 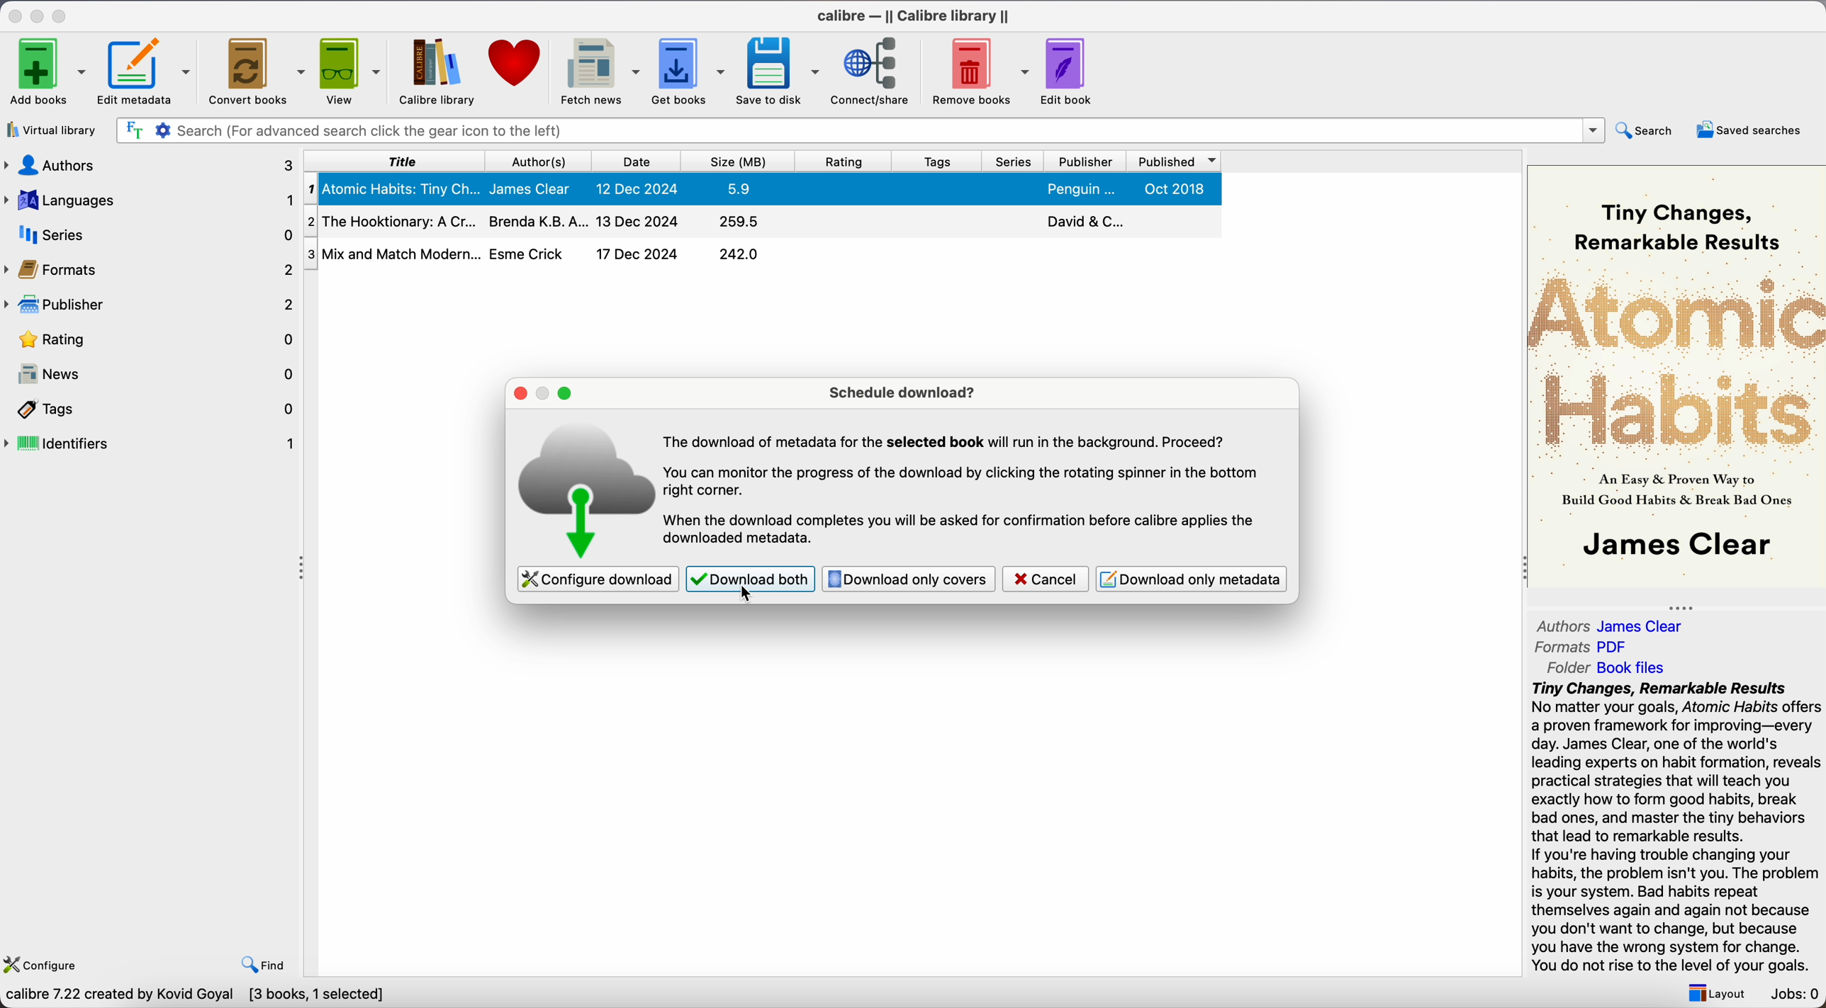 What do you see at coordinates (255, 70) in the screenshot?
I see `Convert books` at bounding box center [255, 70].